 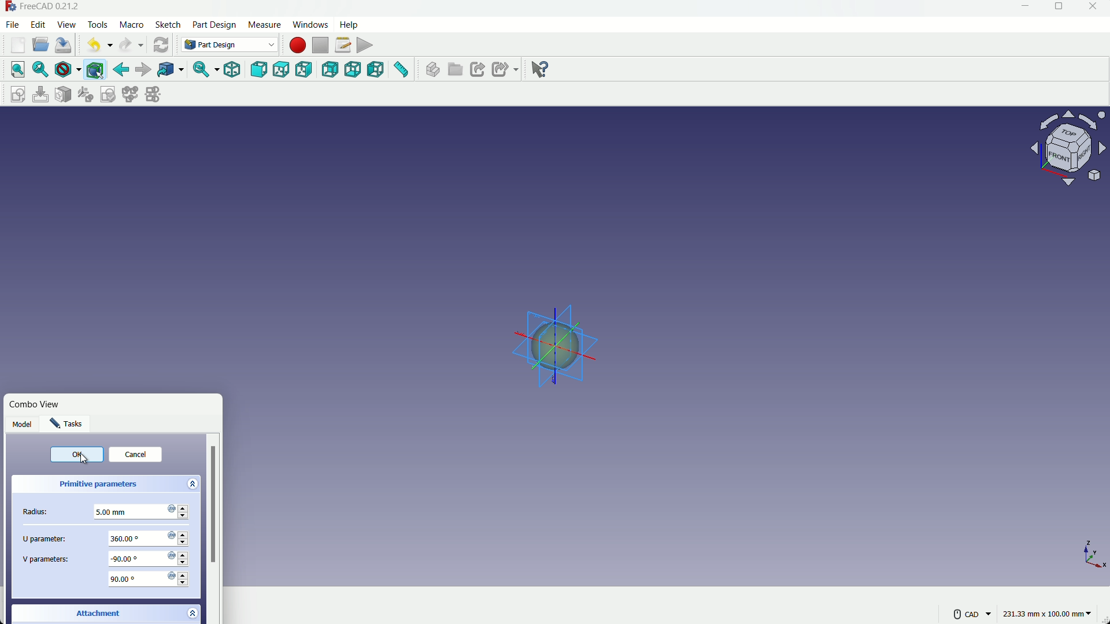 I want to click on v parameter, so click(x=149, y=558).